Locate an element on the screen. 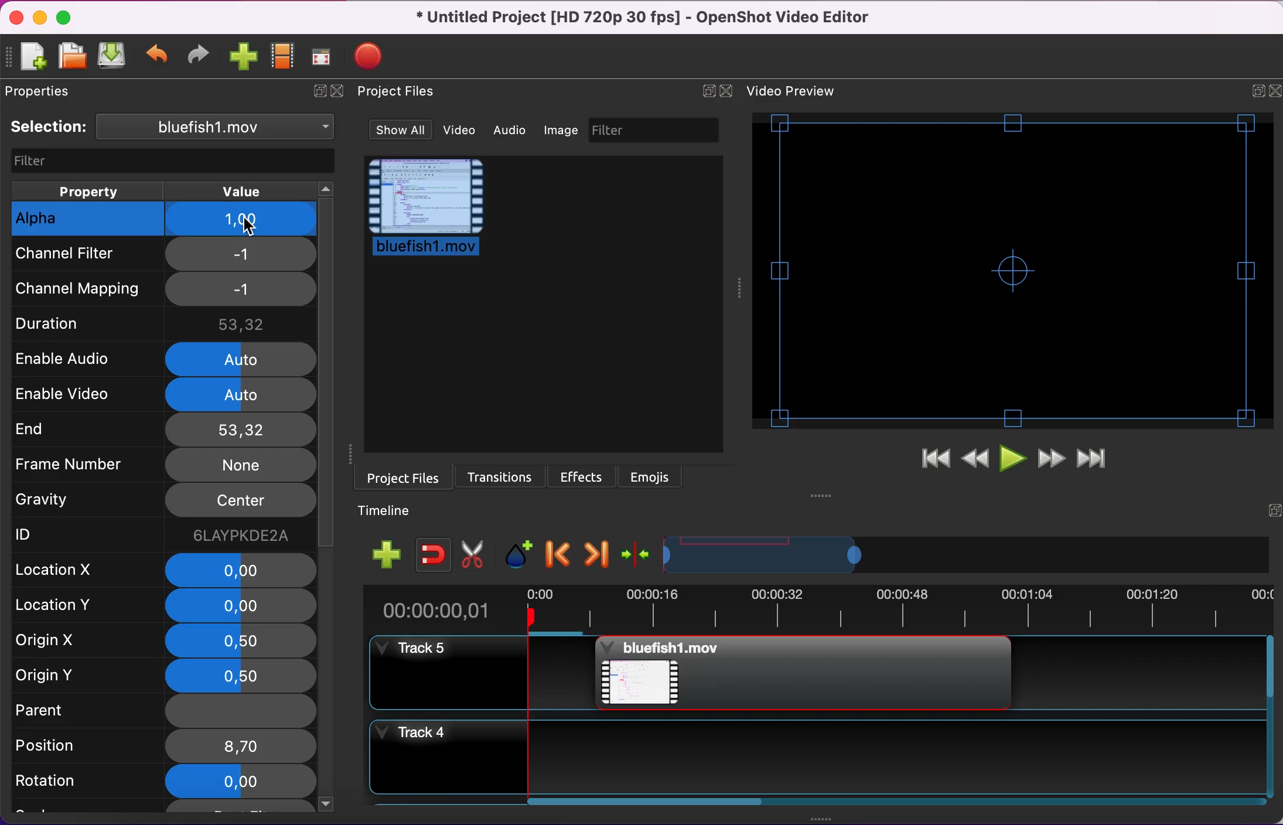  rotation is located at coordinates (65, 784).